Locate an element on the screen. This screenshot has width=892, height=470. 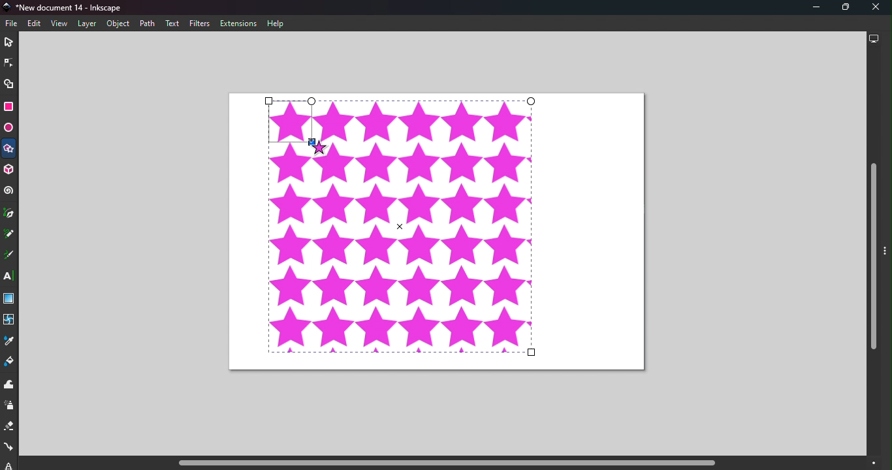
Tweak tool is located at coordinates (11, 385).